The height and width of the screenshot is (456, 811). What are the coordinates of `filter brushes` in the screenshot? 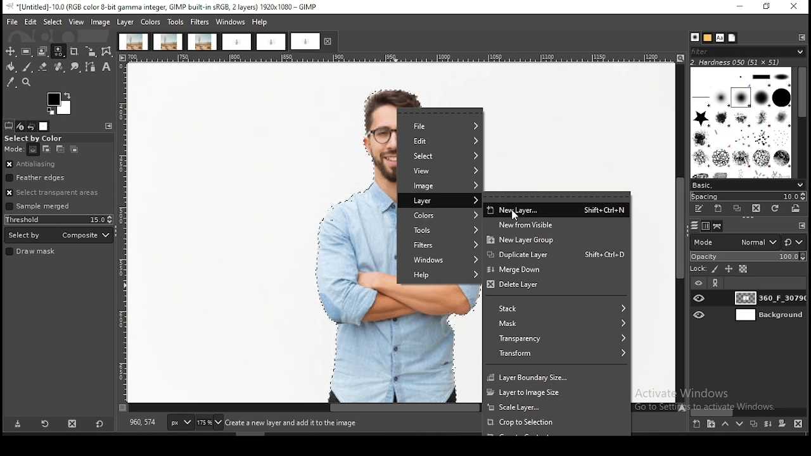 It's located at (748, 52).